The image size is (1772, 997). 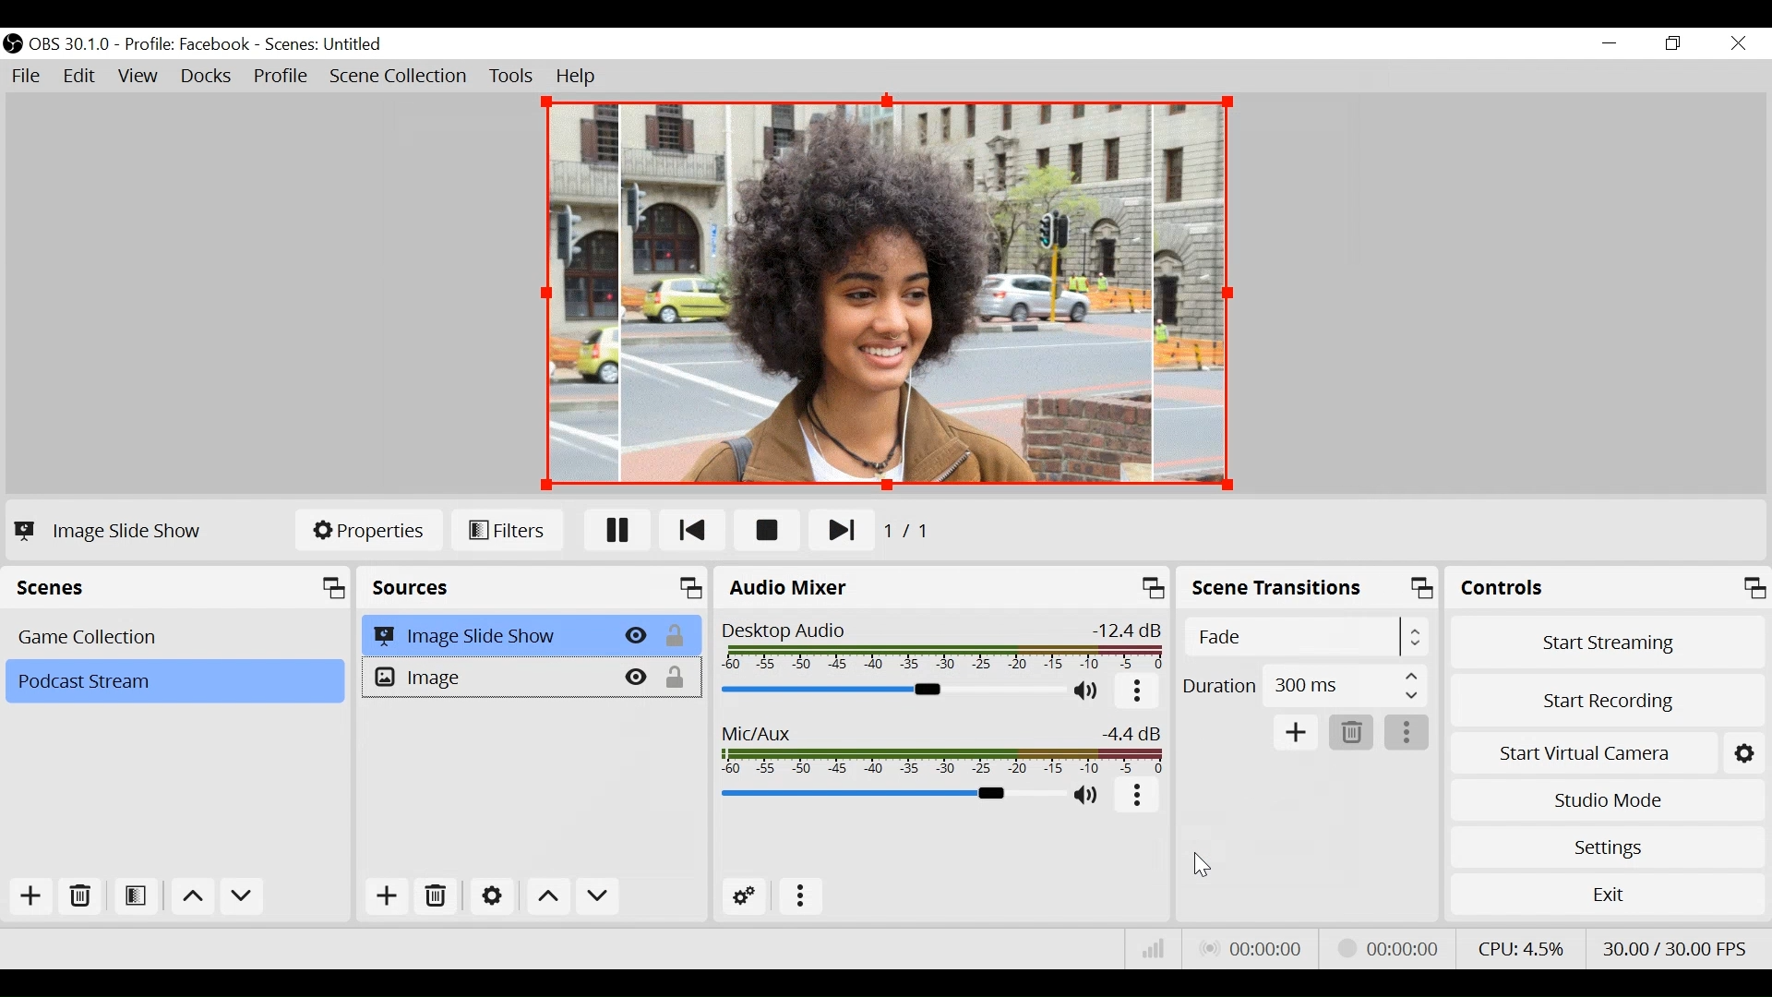 I want to click on Start Virtual Camera, so click(x=1608, y=750).